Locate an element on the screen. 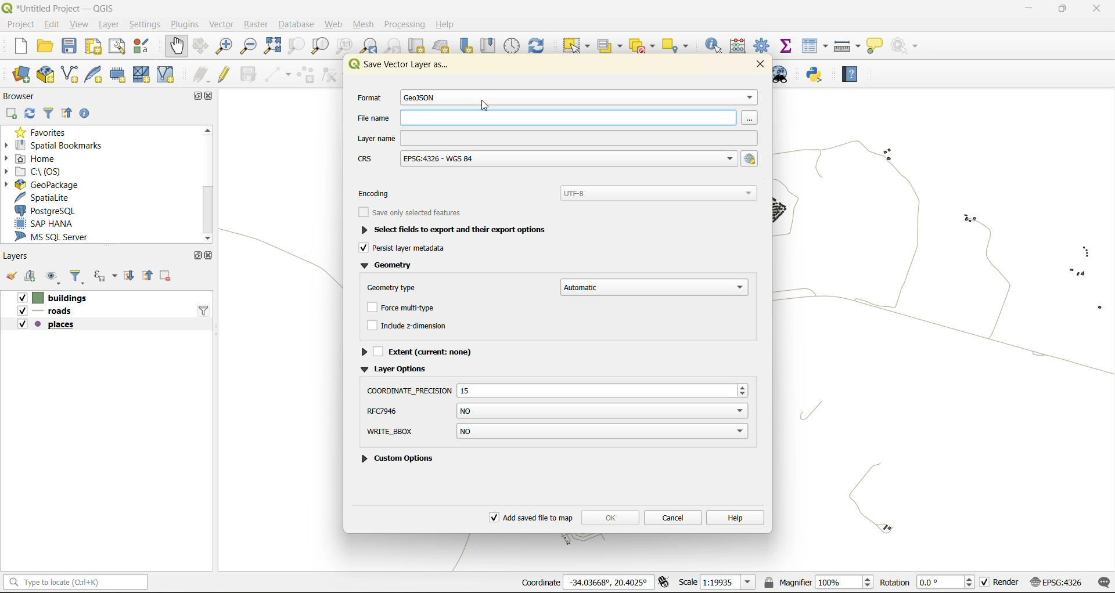 The image size is (1115, 593). control panel is located at coordinates (513, 45).